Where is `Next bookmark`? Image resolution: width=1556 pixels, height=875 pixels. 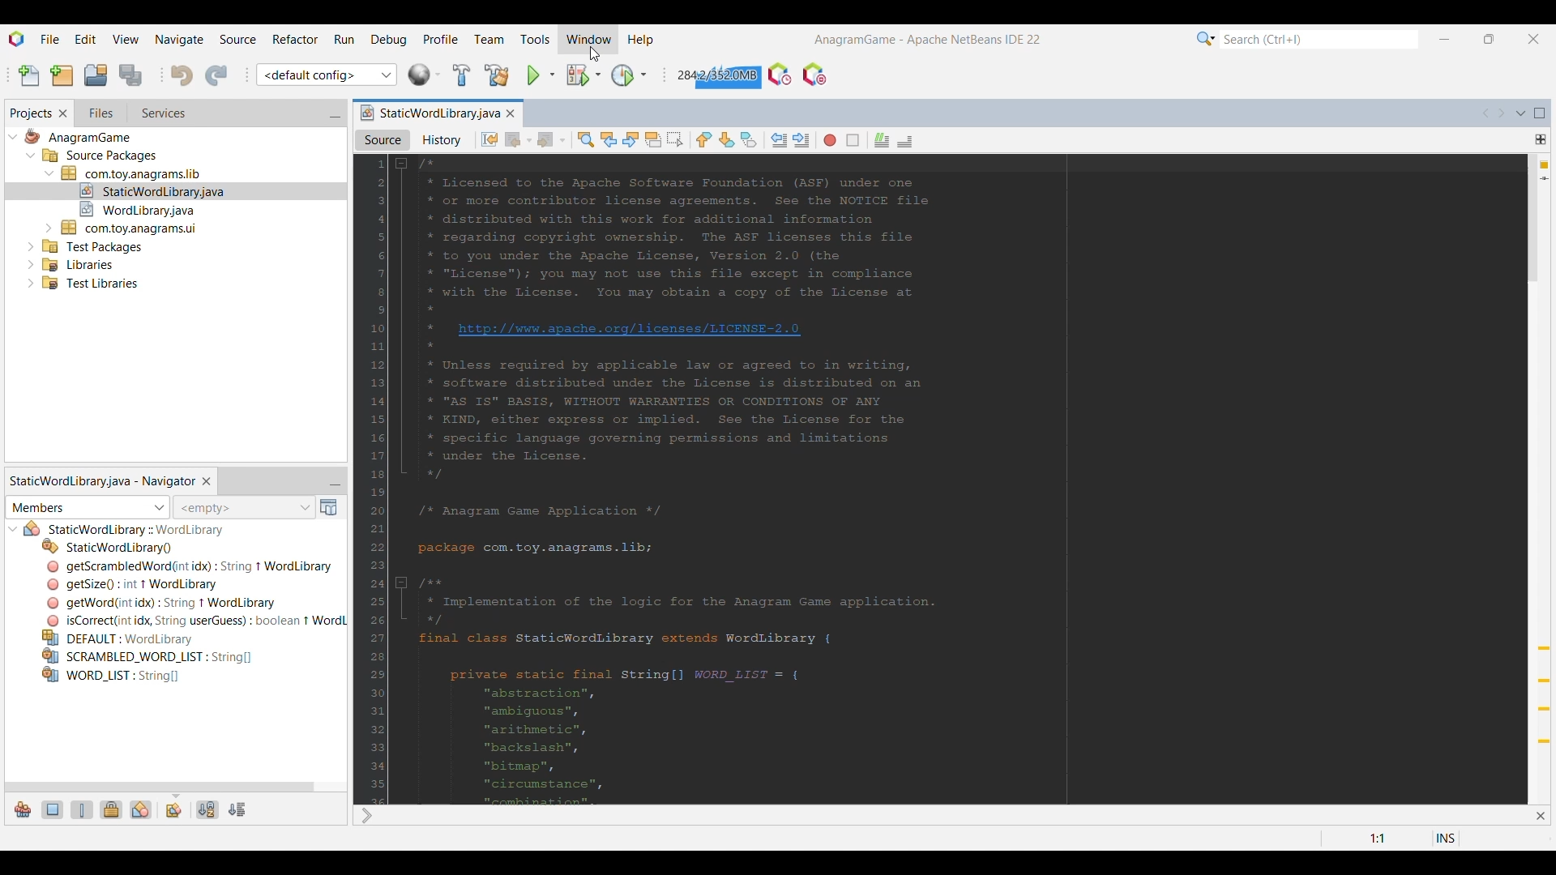
Next bookmark is located at coordinates (727, 140).